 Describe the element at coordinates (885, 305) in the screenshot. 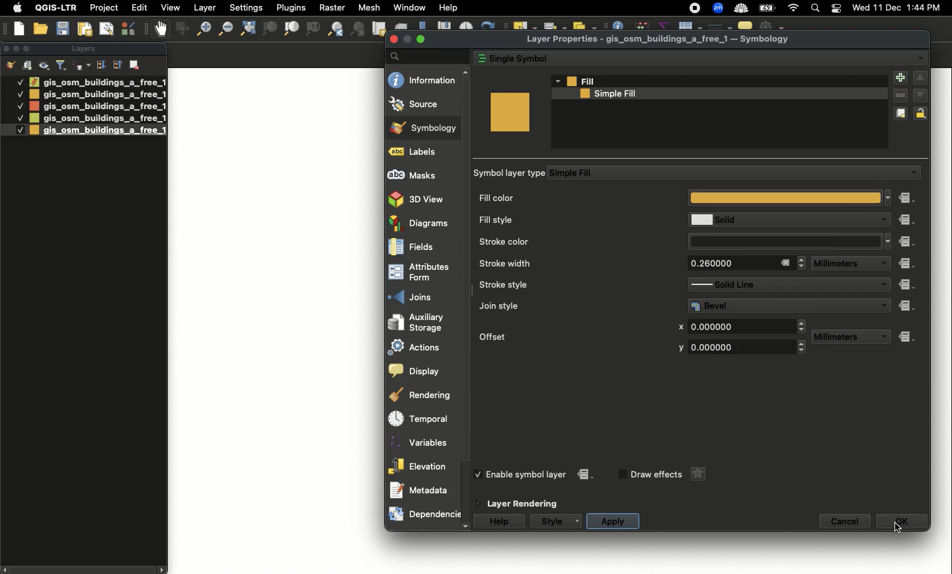

I see `Drop down` at that location.